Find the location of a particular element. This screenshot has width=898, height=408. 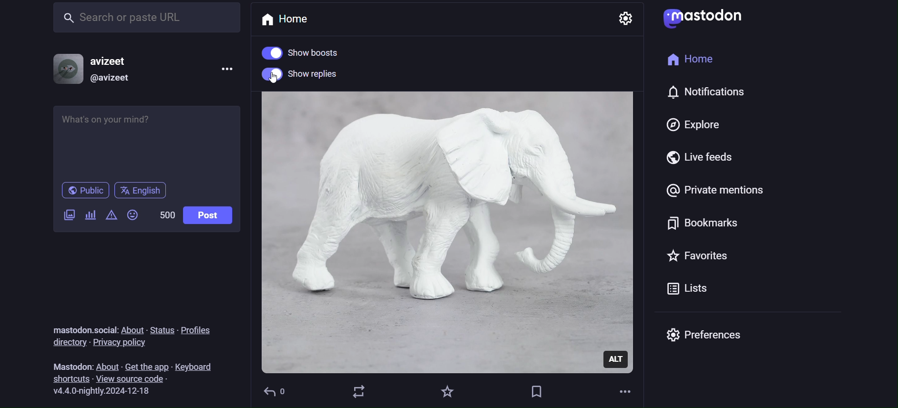

lists is located at coordinates (685, 291).